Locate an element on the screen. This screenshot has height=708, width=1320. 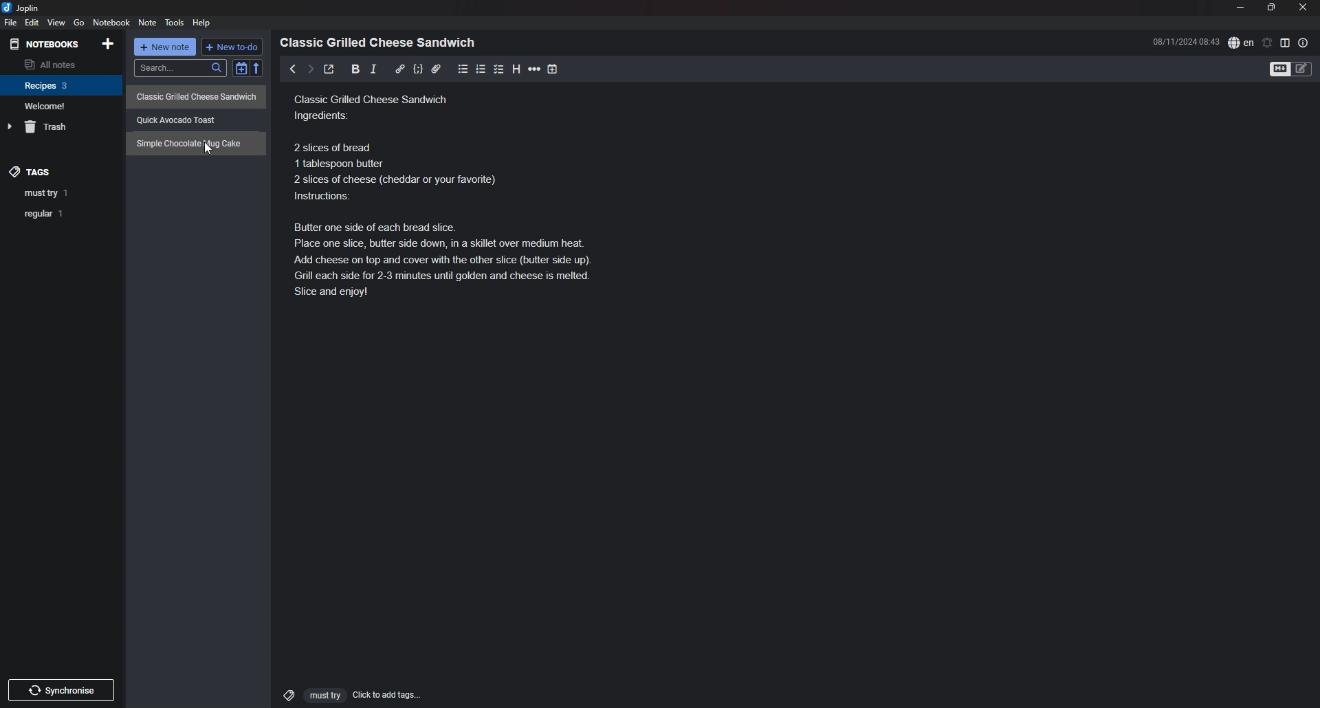
new todo is located at coordinates (233, 47).